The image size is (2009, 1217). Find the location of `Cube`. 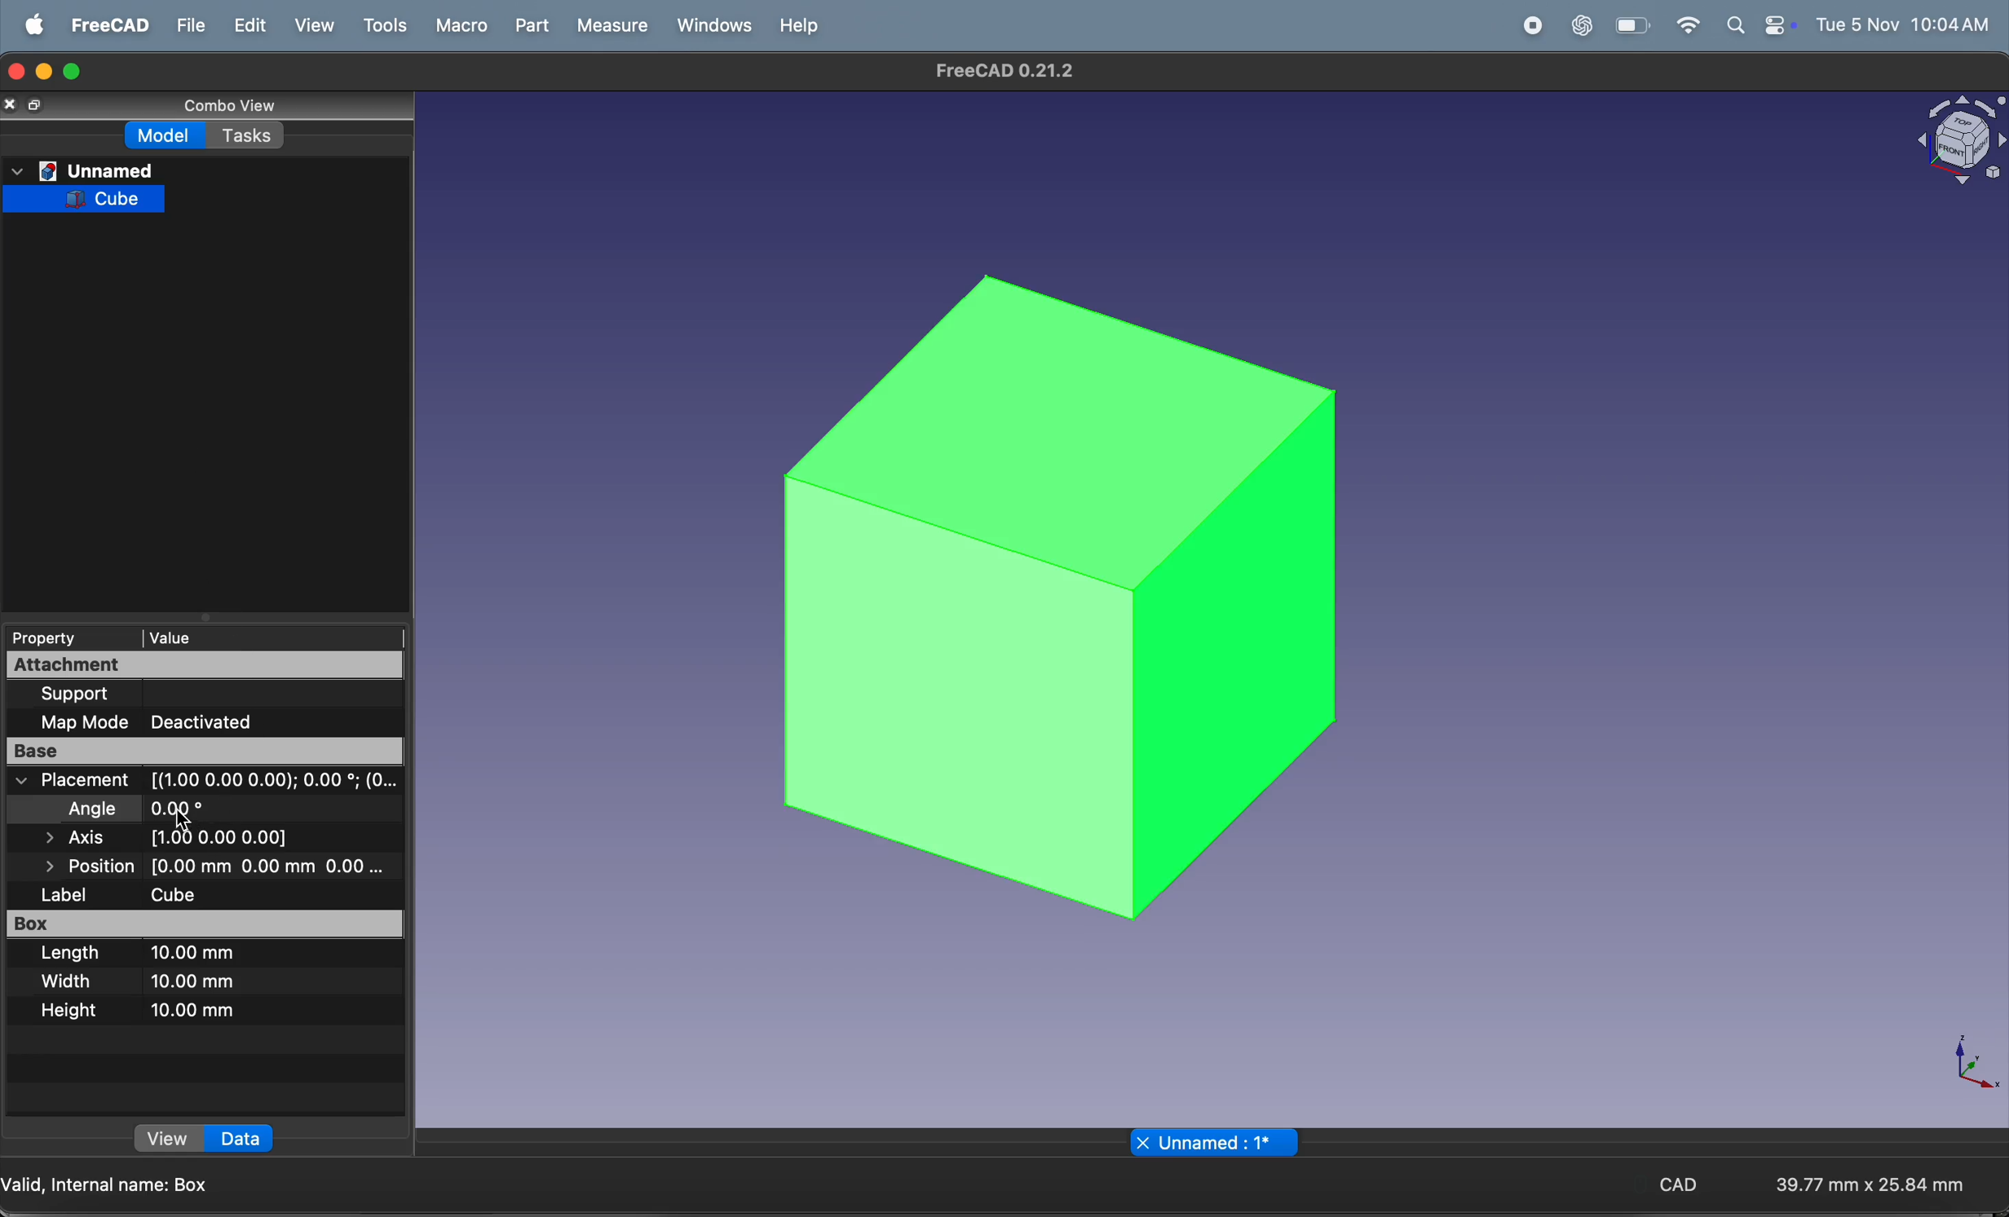

Cube is located at coordinates (86, 201).